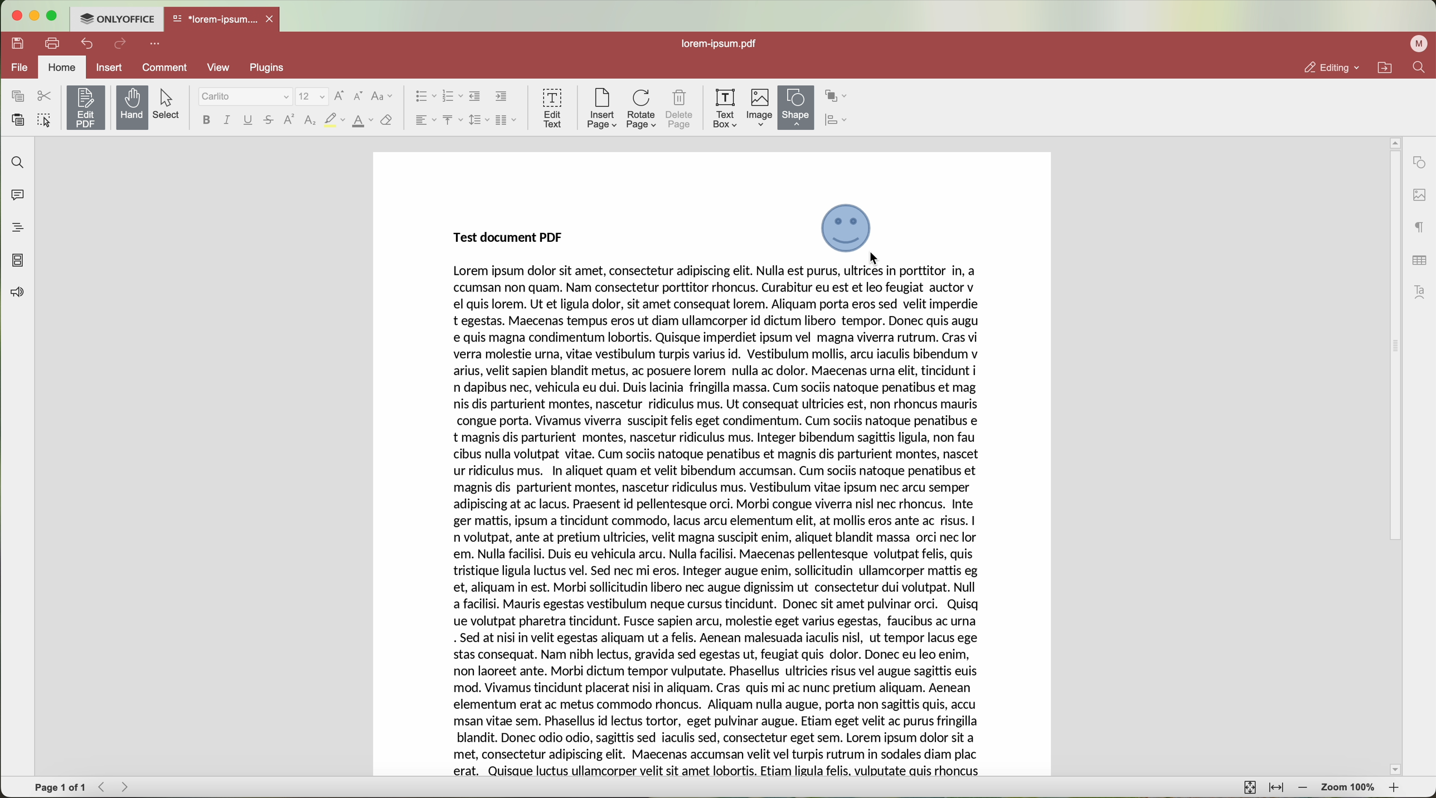  I want to click on lorem-ipsum.pdf, so click(724, 44).